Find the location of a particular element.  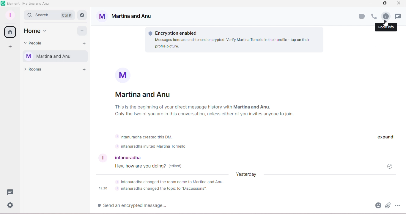

Encryption information is located at coordinates (174, 33).